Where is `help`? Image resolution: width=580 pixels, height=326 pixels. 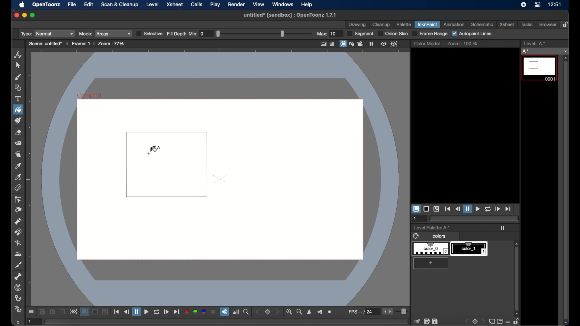
help is located at coordinates (307, 5).